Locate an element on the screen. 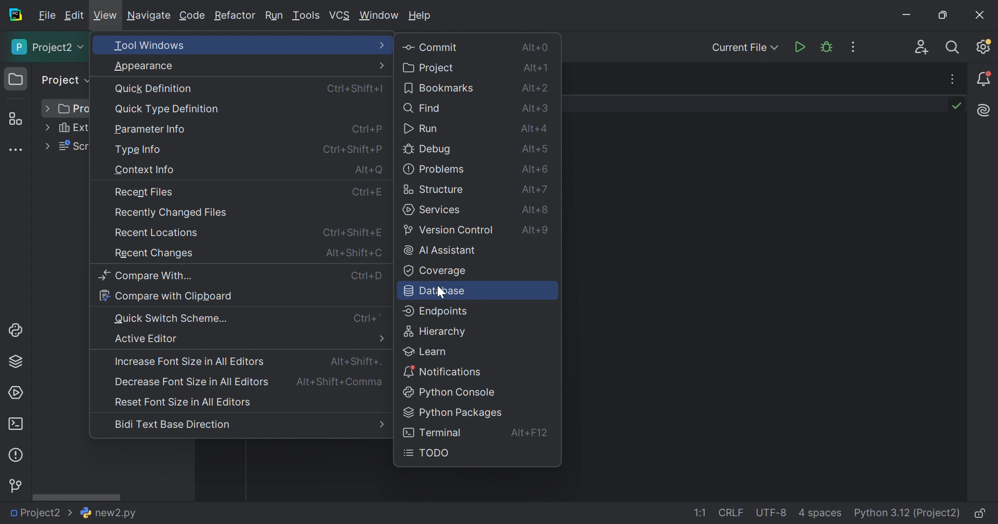  Python console is located at coordinates (452, 393).